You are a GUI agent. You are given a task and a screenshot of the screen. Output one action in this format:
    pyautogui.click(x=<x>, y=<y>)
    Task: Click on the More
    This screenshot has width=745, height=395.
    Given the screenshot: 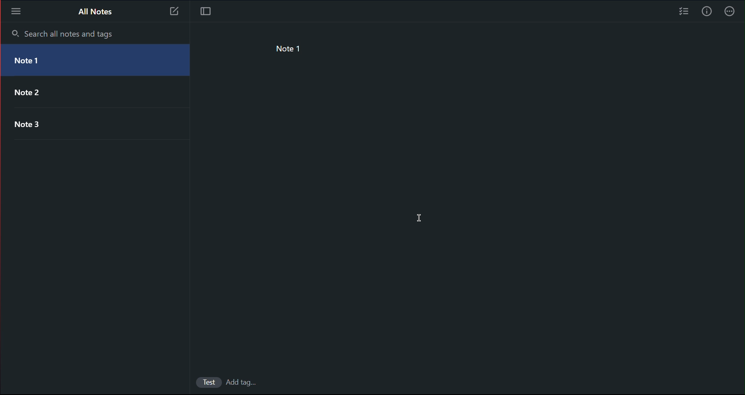 What is the action you would take?
    pyautogui.click(x=16, y=10)
    